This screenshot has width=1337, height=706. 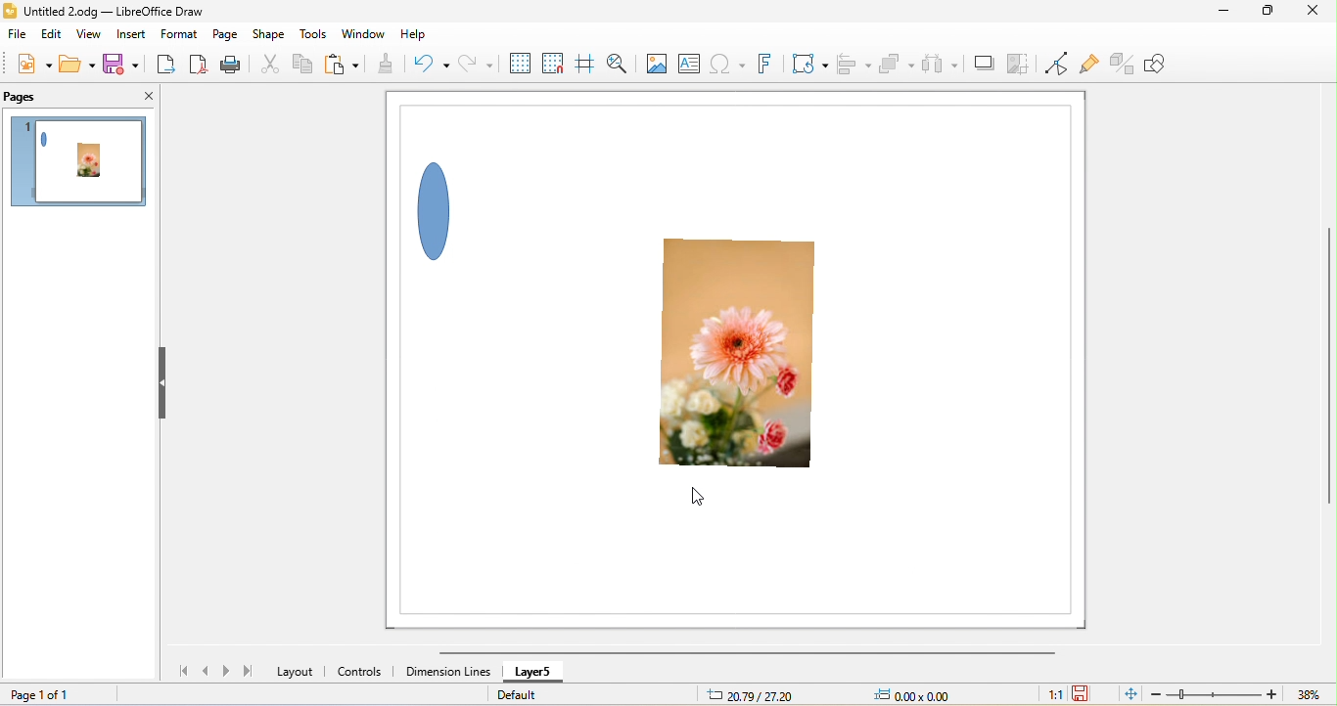 I want to click on default, so click(x=530, y=693).